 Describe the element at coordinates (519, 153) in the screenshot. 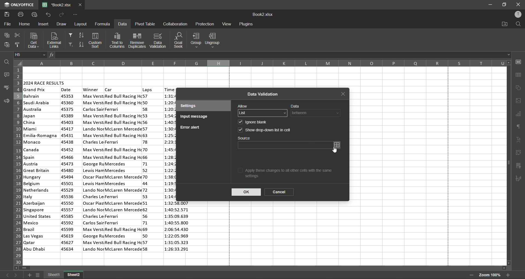

I see `pivot table` at that location.